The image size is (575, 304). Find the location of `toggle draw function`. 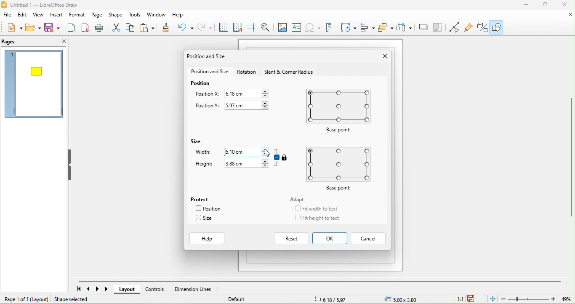

toggle draw function is located at coordinates (482, 27).